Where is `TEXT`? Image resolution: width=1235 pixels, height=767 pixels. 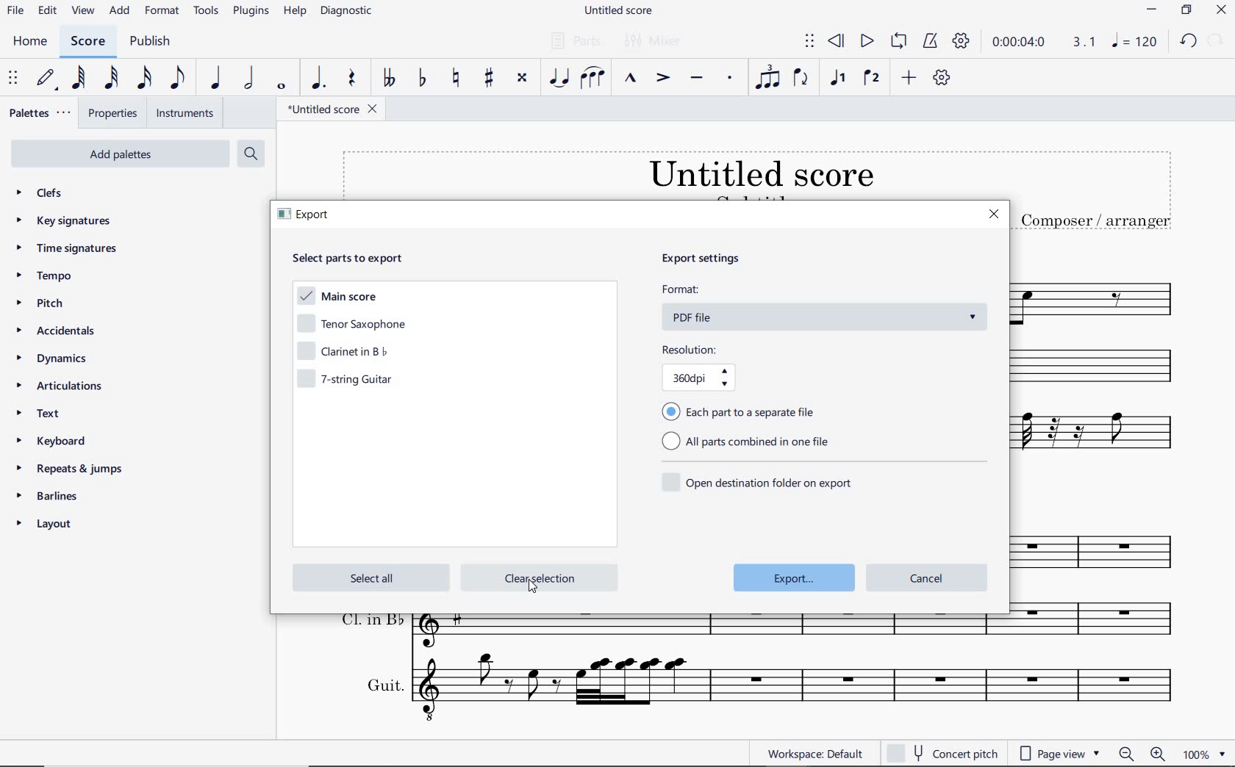
TEXT is located at coordinates (47, 415).